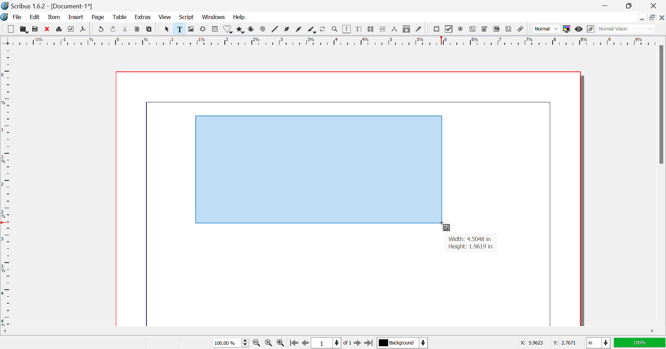 The image size is (666, 349). What do you see at coordinates (662, 18) in the screenshot?
I see `Close` at bounding box center [662, 18].